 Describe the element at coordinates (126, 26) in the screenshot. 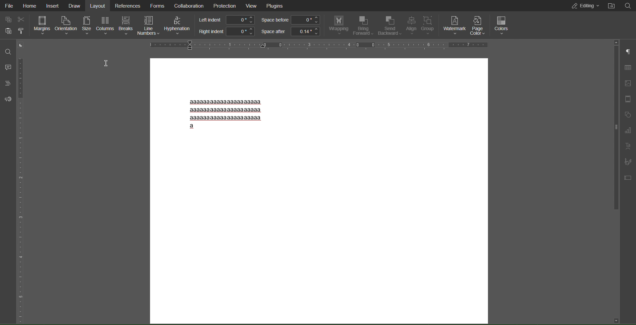

I see `Breaks` at that location.